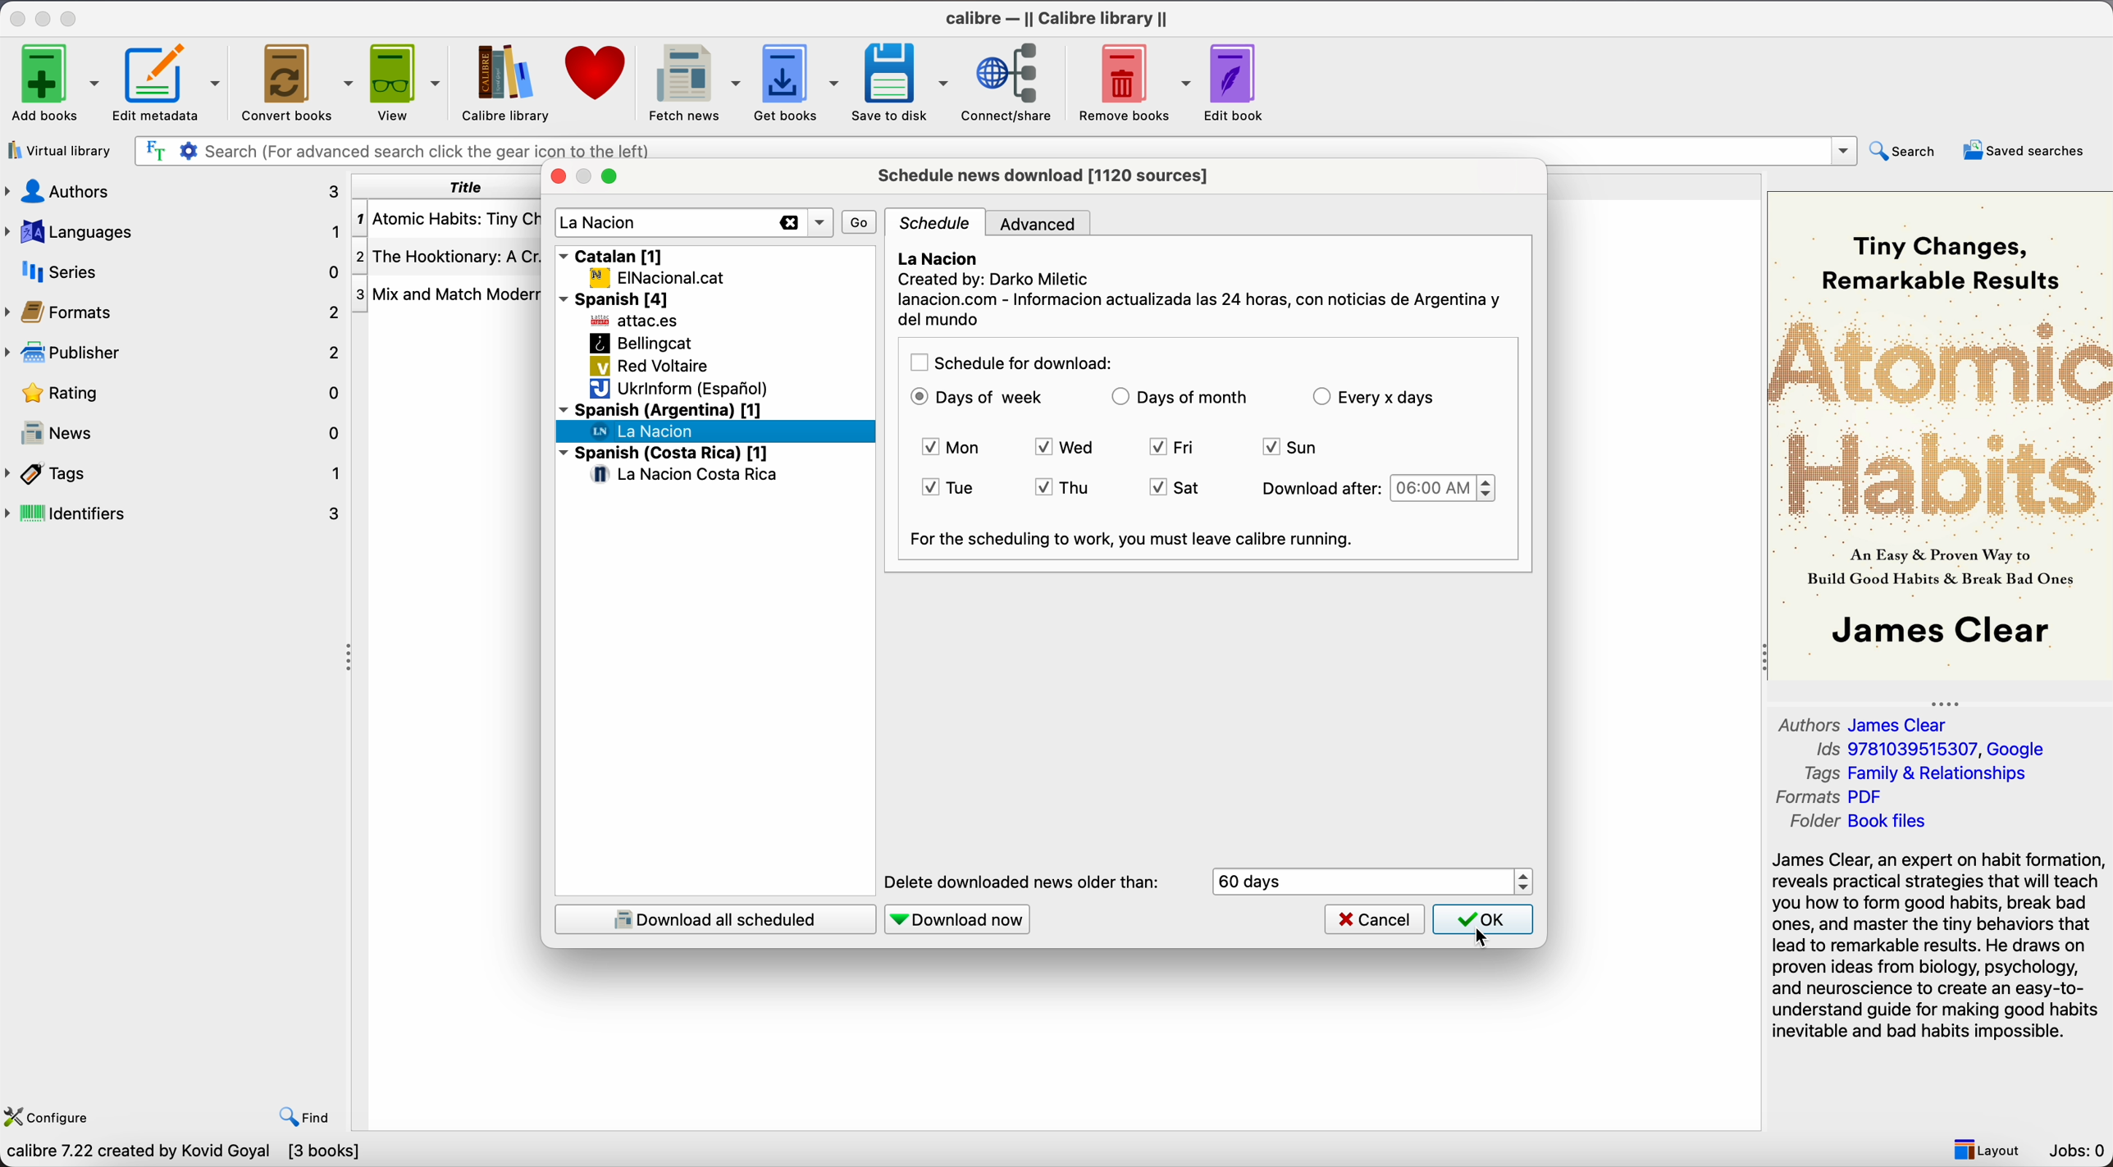 Image resolution: width=2113 pixels, height=1167 pixels. Describe the element at coordinates (1866, 723) in the screenshot. I see `Authors James Clear` at that location.